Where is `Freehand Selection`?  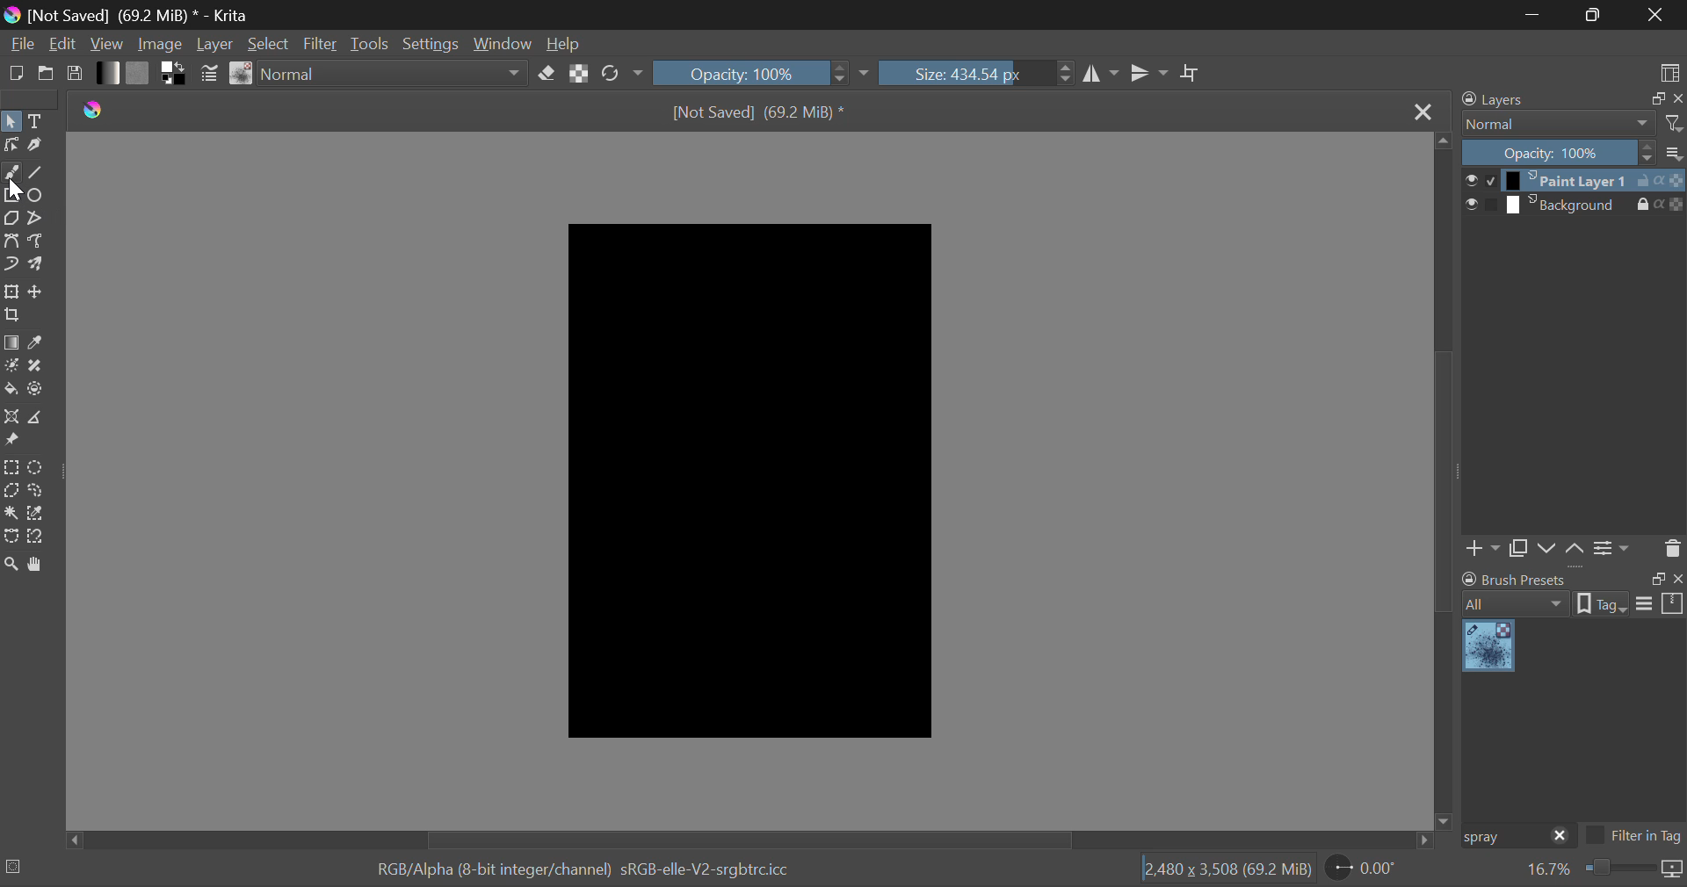
Freehand Selection is located at coordinates (37, 490).